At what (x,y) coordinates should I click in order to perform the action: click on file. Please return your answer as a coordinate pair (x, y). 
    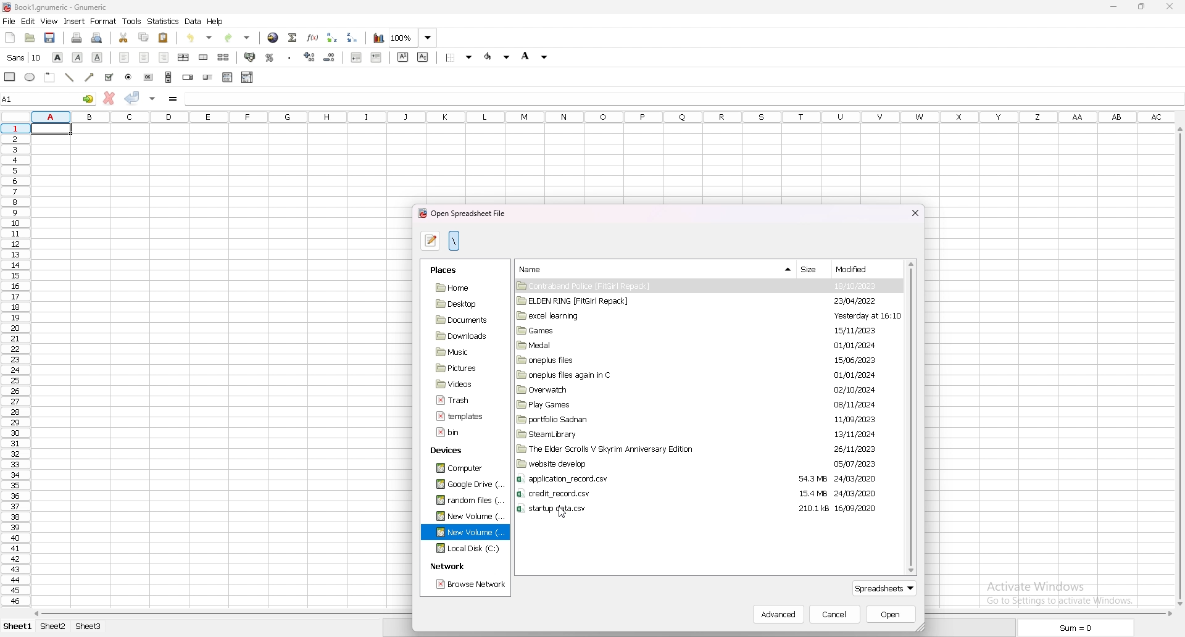
    Looking at the image, I should click on (597, 478).